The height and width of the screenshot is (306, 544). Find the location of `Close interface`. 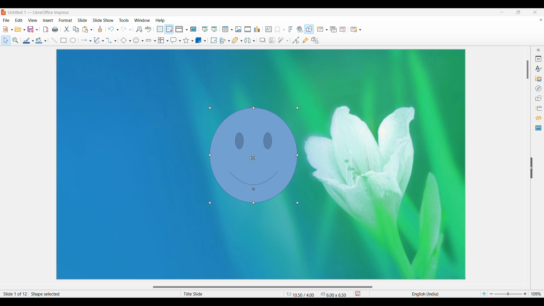

Close interface is located at coordinates (535, 12).